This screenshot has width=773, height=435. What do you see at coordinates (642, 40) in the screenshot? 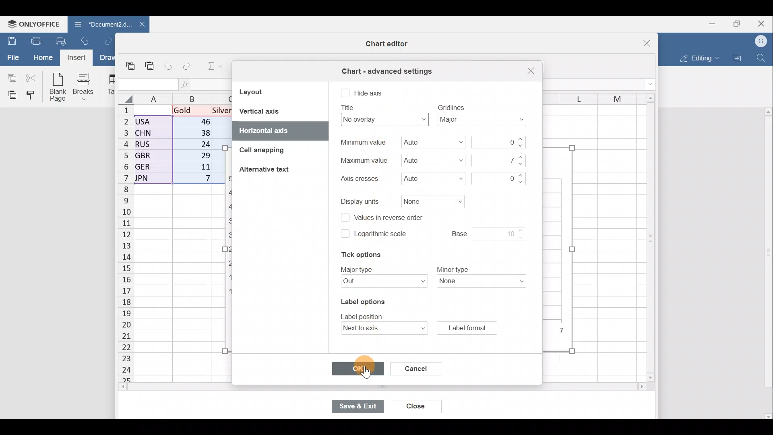
I see `Close` at bounding box center [642, 40].